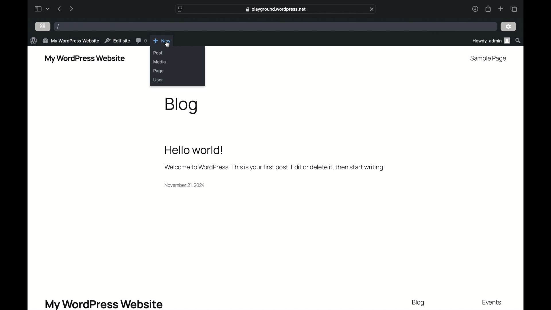 The image size is (551, 310). What do you see at coordinates (38, 9) in the screenshot?
I see `sidebar` at bounding box center [38, 9].